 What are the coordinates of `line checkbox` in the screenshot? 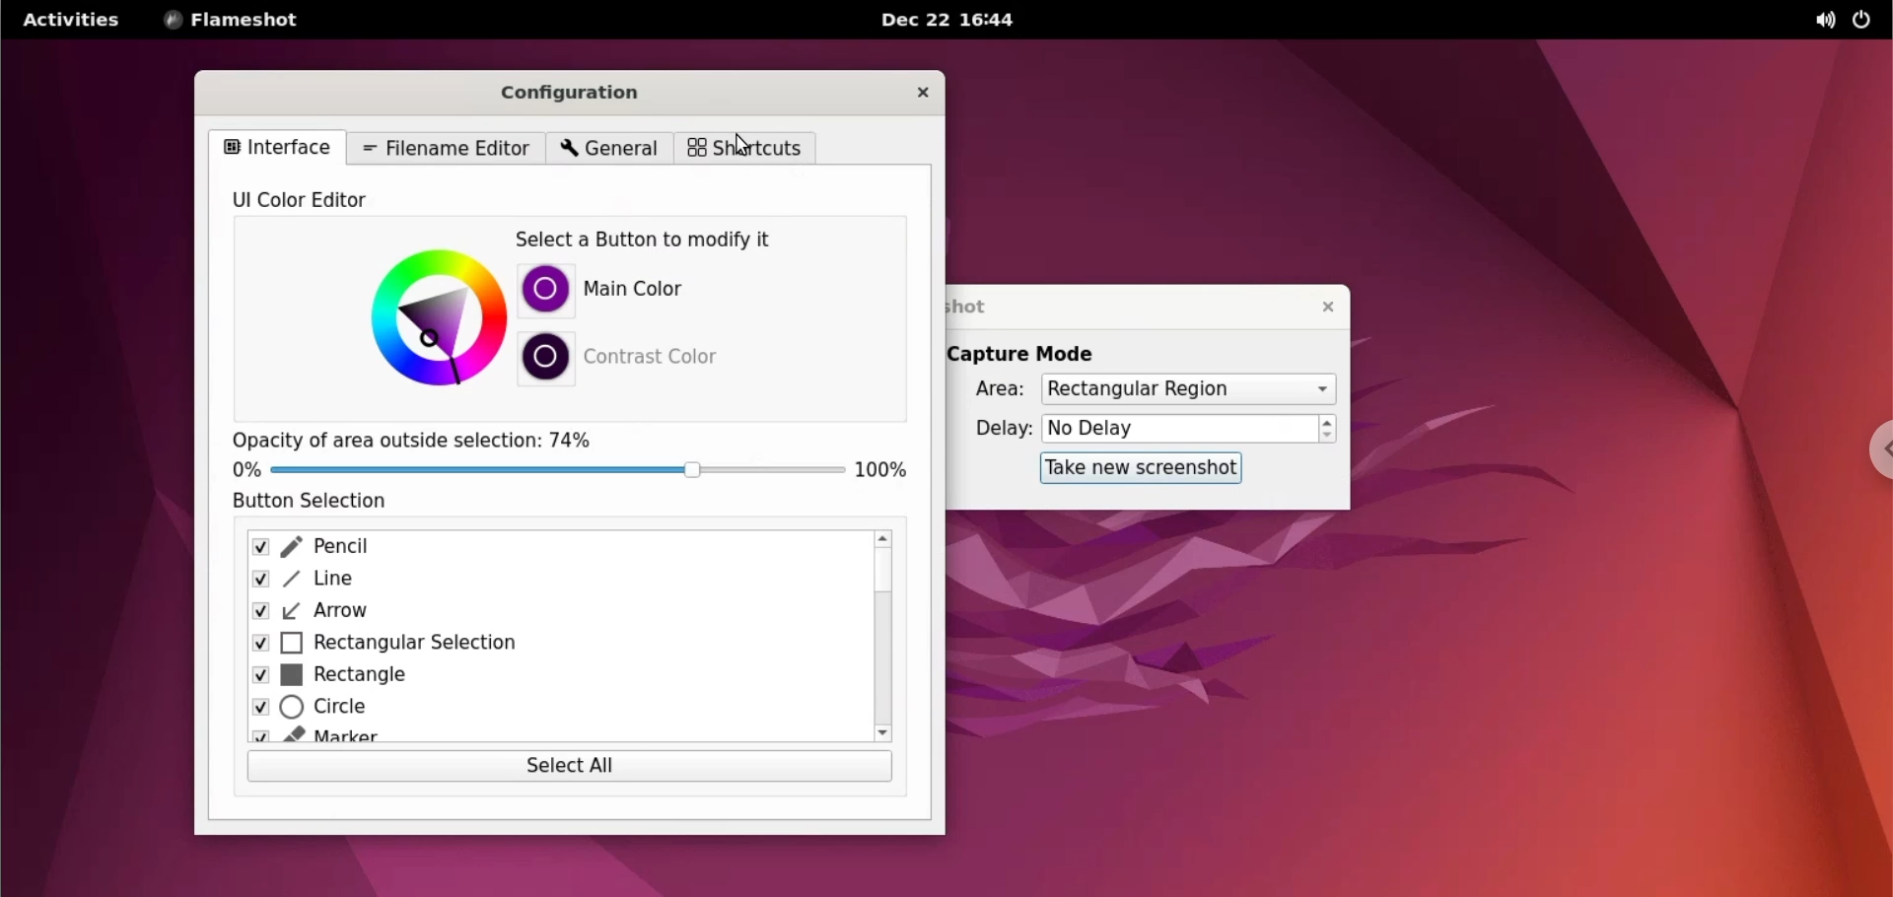 It's located at (555, 581).